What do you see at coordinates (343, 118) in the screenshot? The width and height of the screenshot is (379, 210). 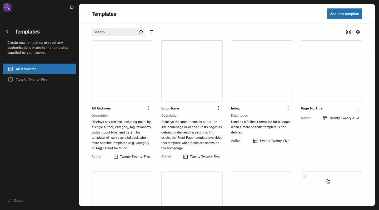 I see `twenty twenty five` at bounding box center [343, 118].